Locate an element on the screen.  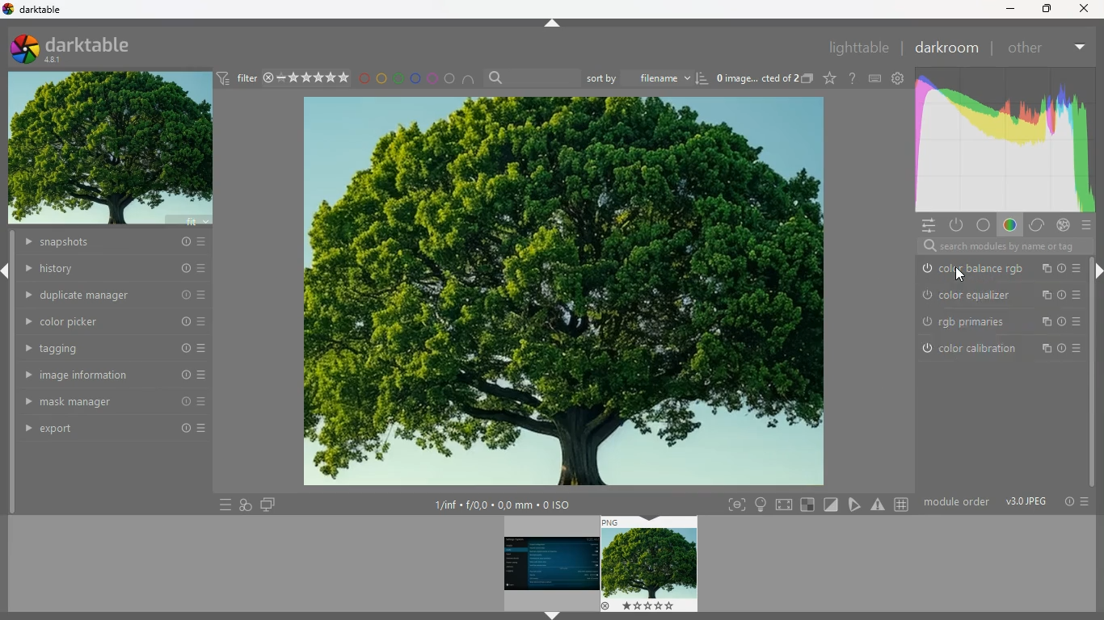
blue is located at coordinates (415, 78).